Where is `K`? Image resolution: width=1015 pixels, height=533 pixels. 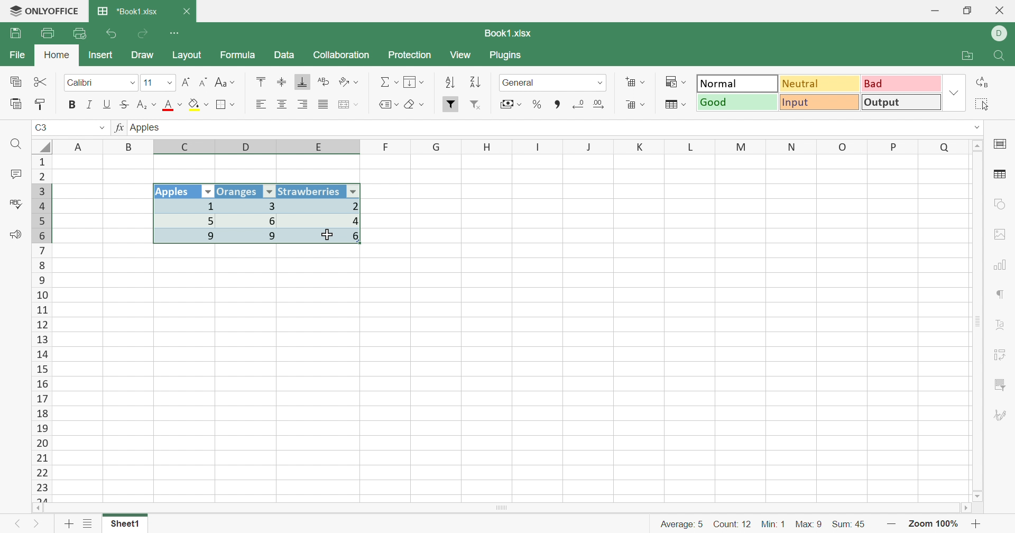 K is located at coordinates (641, 148).